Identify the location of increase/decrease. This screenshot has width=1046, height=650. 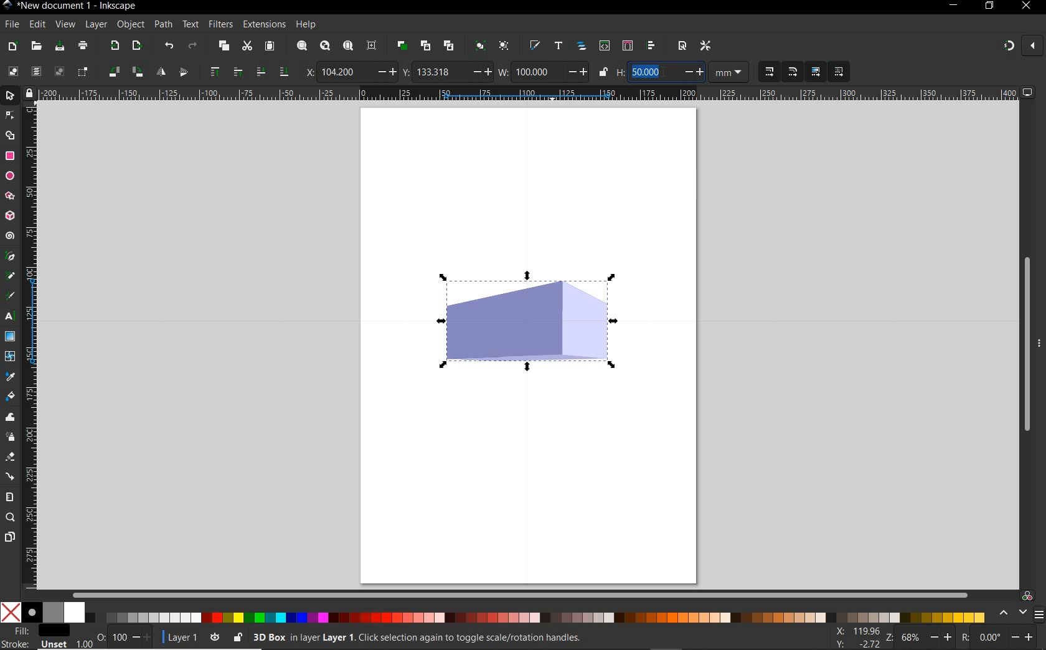
(142, 638).